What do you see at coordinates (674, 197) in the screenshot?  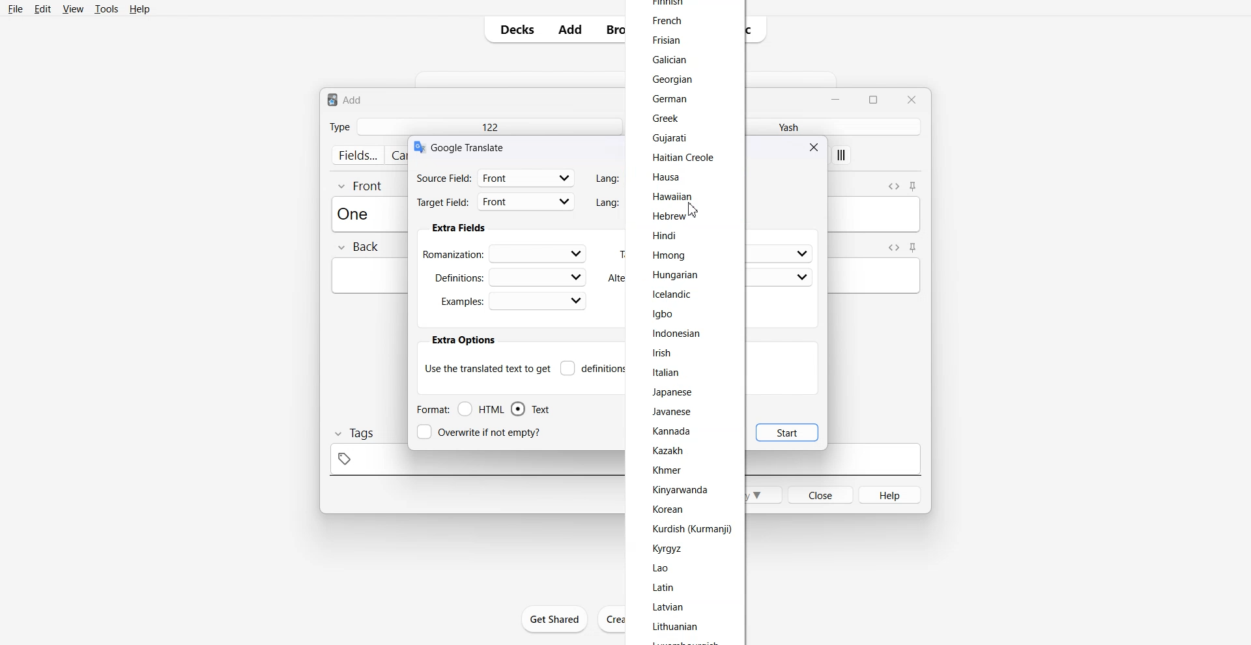 I see `Hawaiian` at bounding box center [674, 197].